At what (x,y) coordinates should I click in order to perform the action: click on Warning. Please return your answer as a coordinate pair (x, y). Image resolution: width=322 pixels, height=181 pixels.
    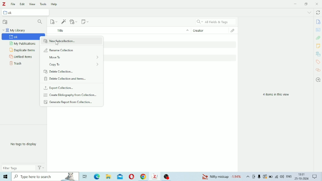
    Looking at the image, I should click on (265, 177).